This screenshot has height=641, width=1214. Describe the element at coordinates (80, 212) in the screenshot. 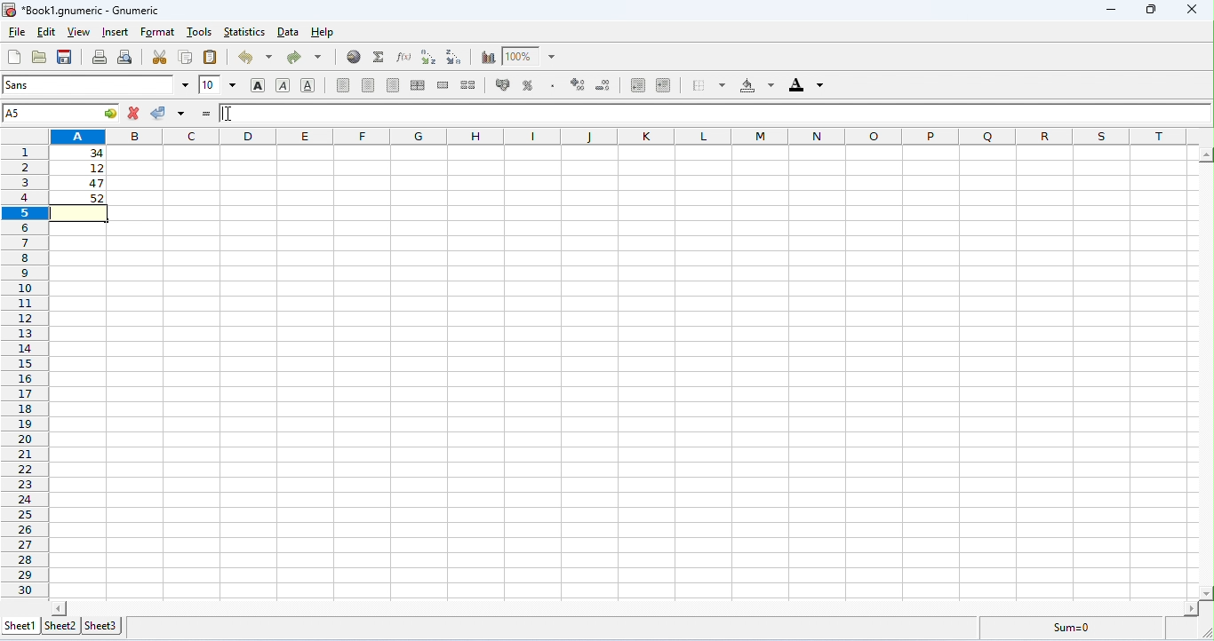

I see `color change in selected cell` at that location.